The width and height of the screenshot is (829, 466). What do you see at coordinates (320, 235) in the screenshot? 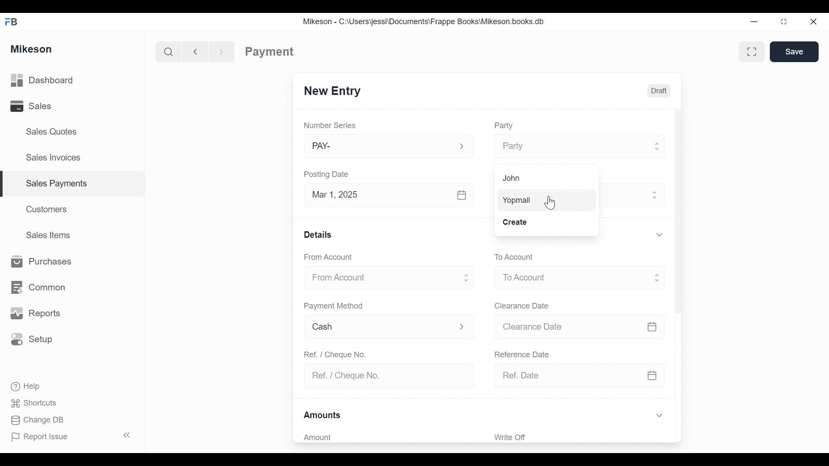
I see `Details` at bounding box center [320, 235].